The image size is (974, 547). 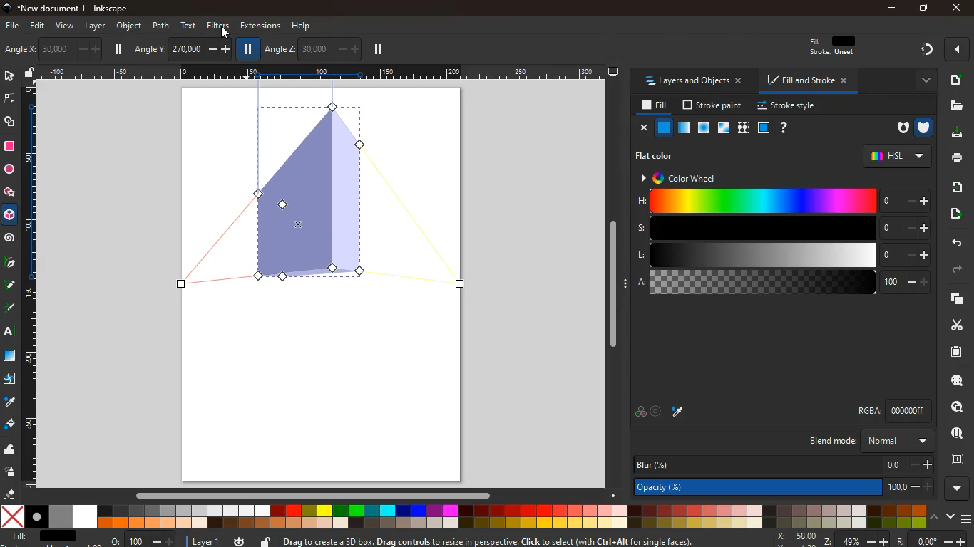 I want to click on path, so click(x=161, y=25).